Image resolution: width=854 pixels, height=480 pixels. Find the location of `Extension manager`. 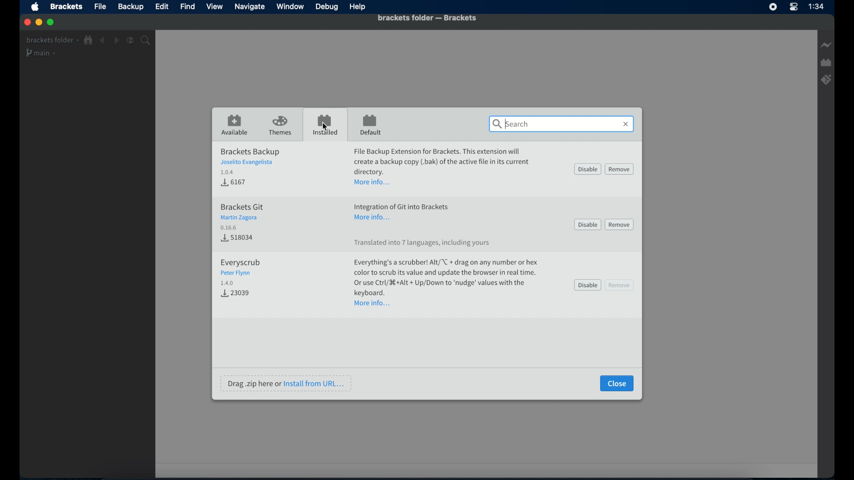

Extension manager is located at coordinates (826, 63).